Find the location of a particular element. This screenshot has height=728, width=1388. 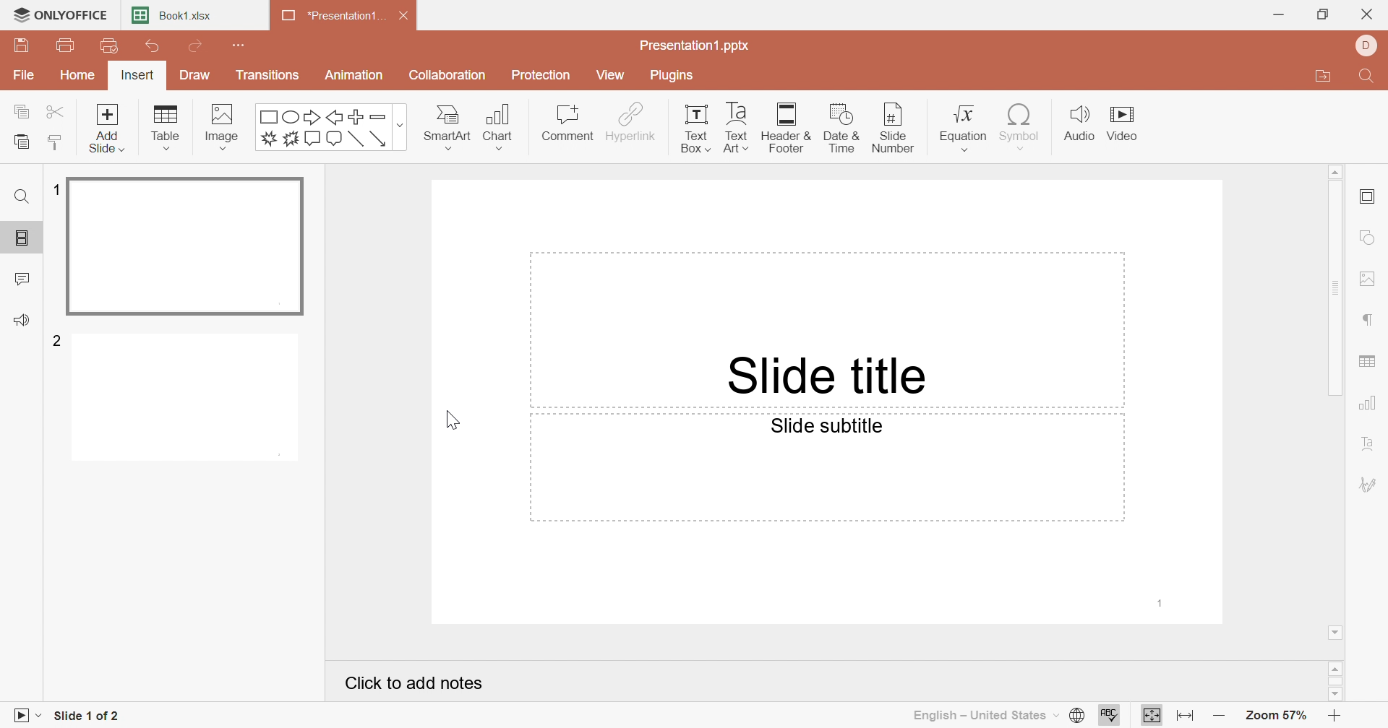

Slide title is located at coordinates (823, 374).